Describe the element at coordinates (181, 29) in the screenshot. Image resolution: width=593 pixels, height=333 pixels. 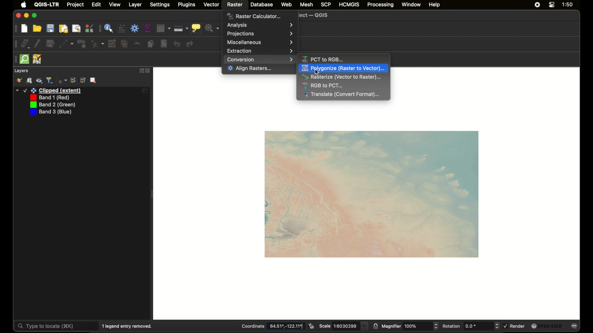
I see `measure line` at that location.